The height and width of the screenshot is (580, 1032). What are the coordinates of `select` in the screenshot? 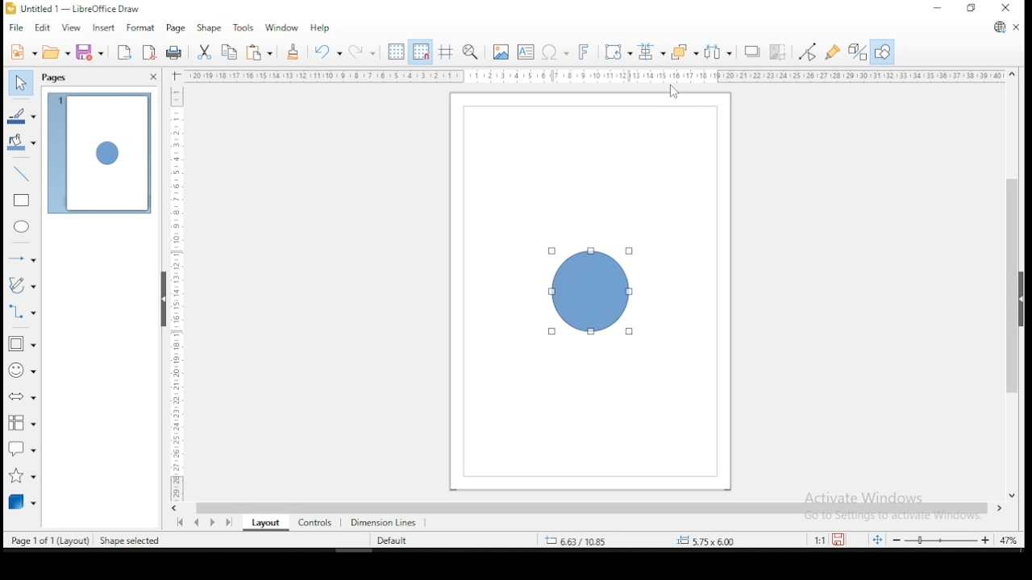 It's located at (19, 81).